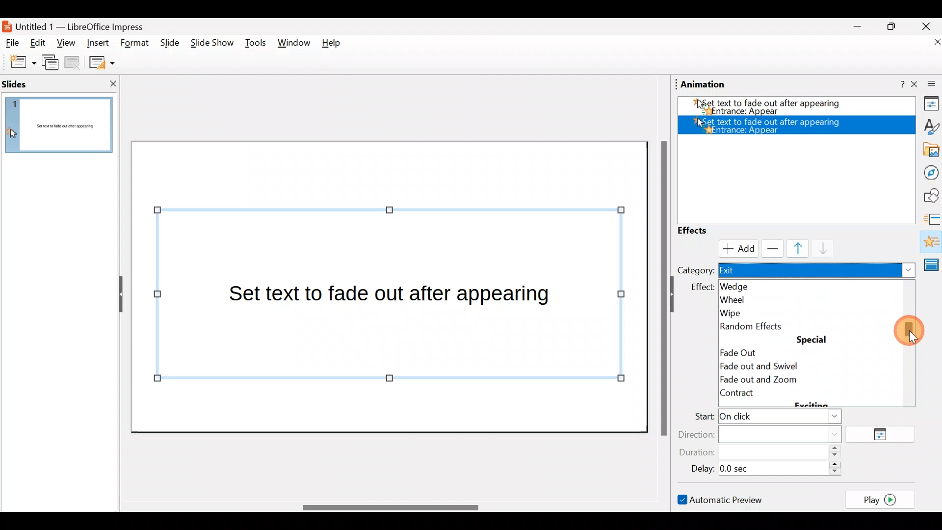 This screenshot has height=530, width=942. I want to click on Scroll bar, so click(389, 507).